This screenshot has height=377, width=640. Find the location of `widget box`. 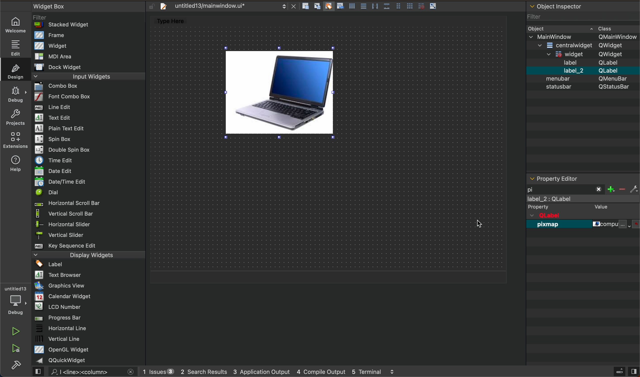

widget box is located at coordinates (91, 183).